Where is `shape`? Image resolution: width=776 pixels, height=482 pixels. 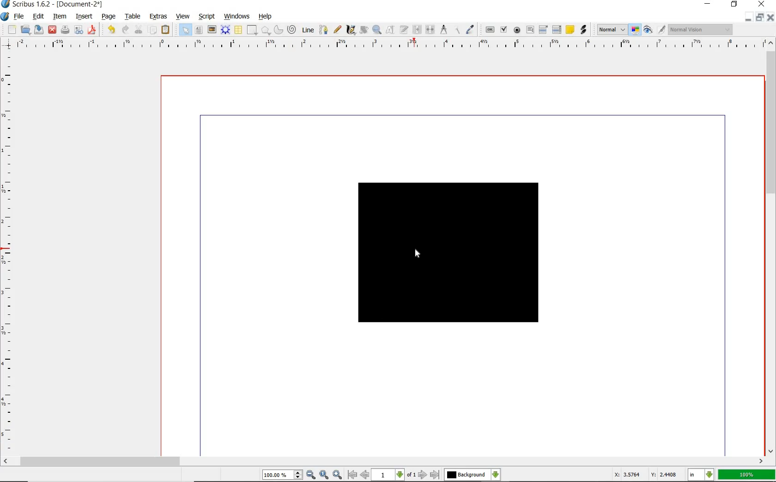 shape is located at coordinates (449, 253).